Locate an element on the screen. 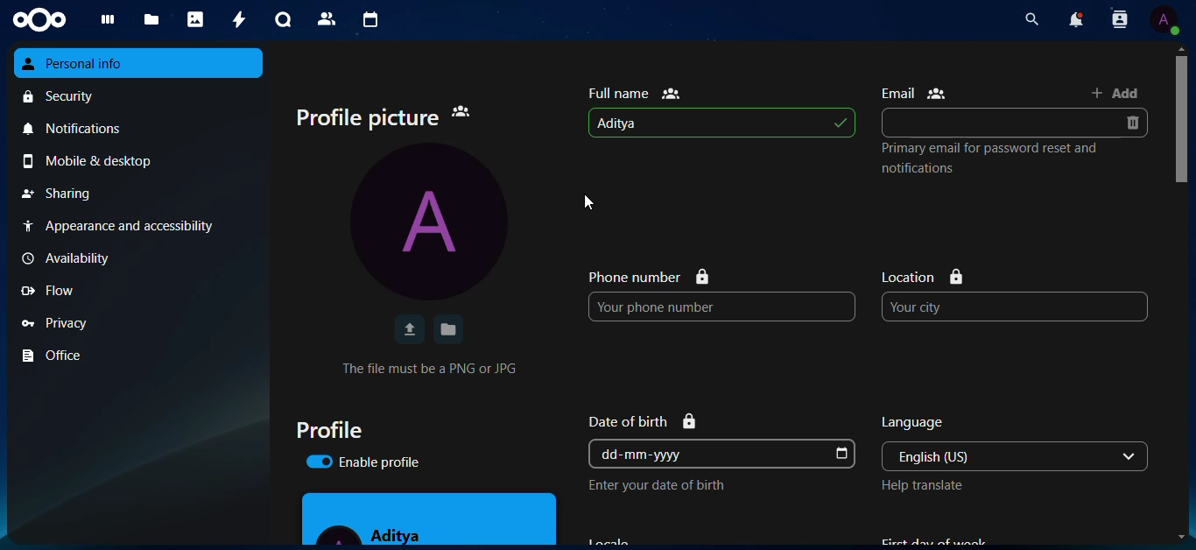 The width and height of the screenshot is (1196, 550). language is located at coordinates (914, 423).